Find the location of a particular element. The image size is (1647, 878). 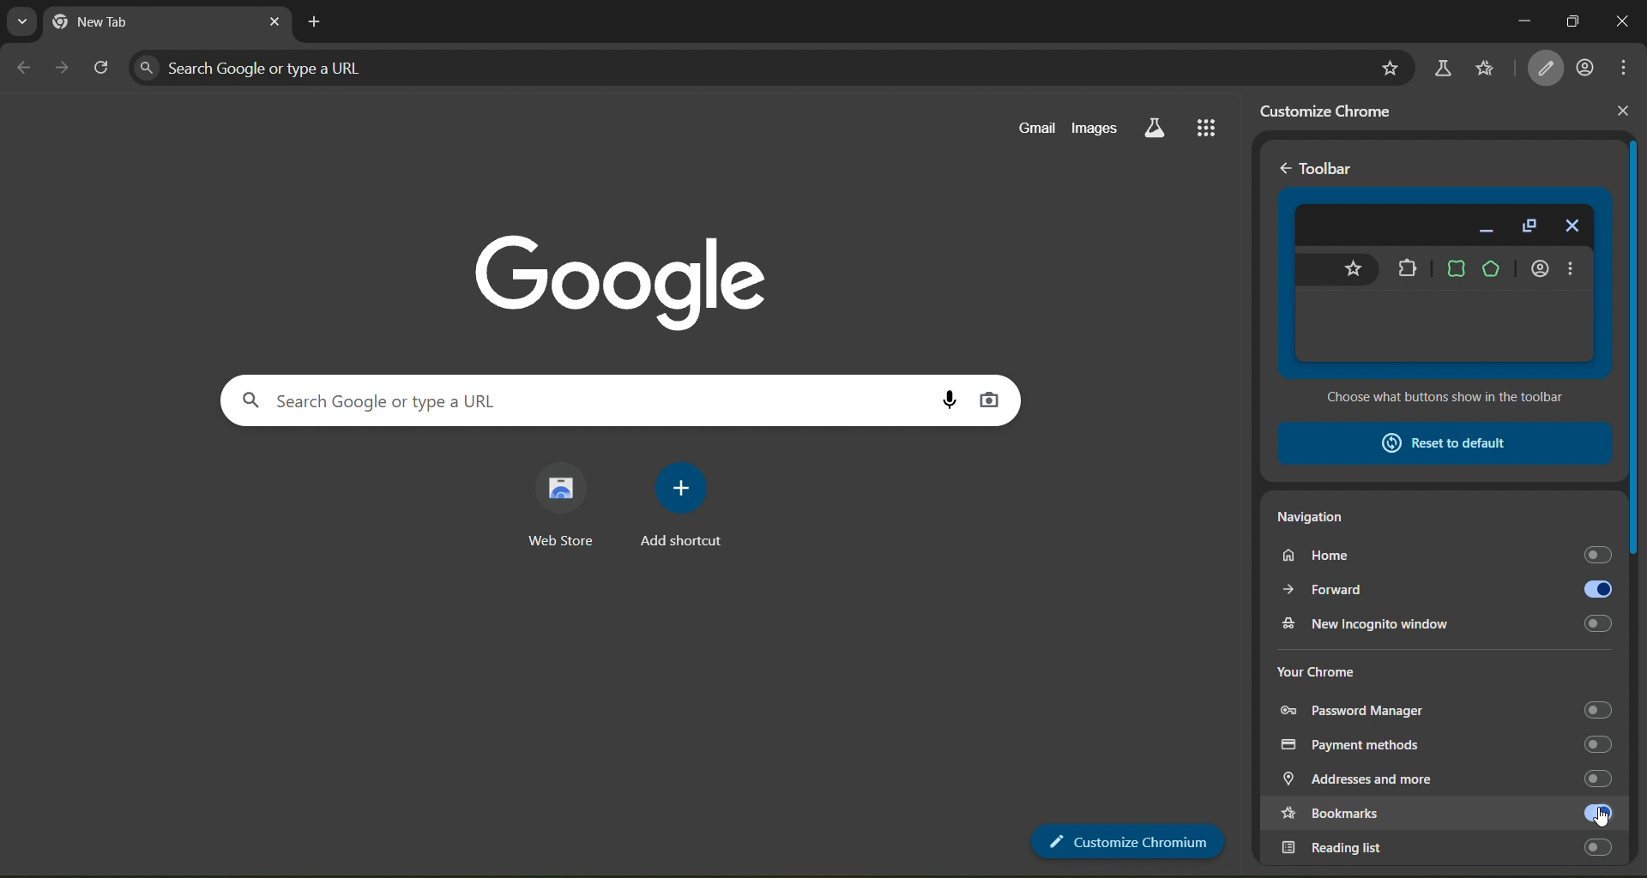

toggle is located at coordinates (1595, 813).